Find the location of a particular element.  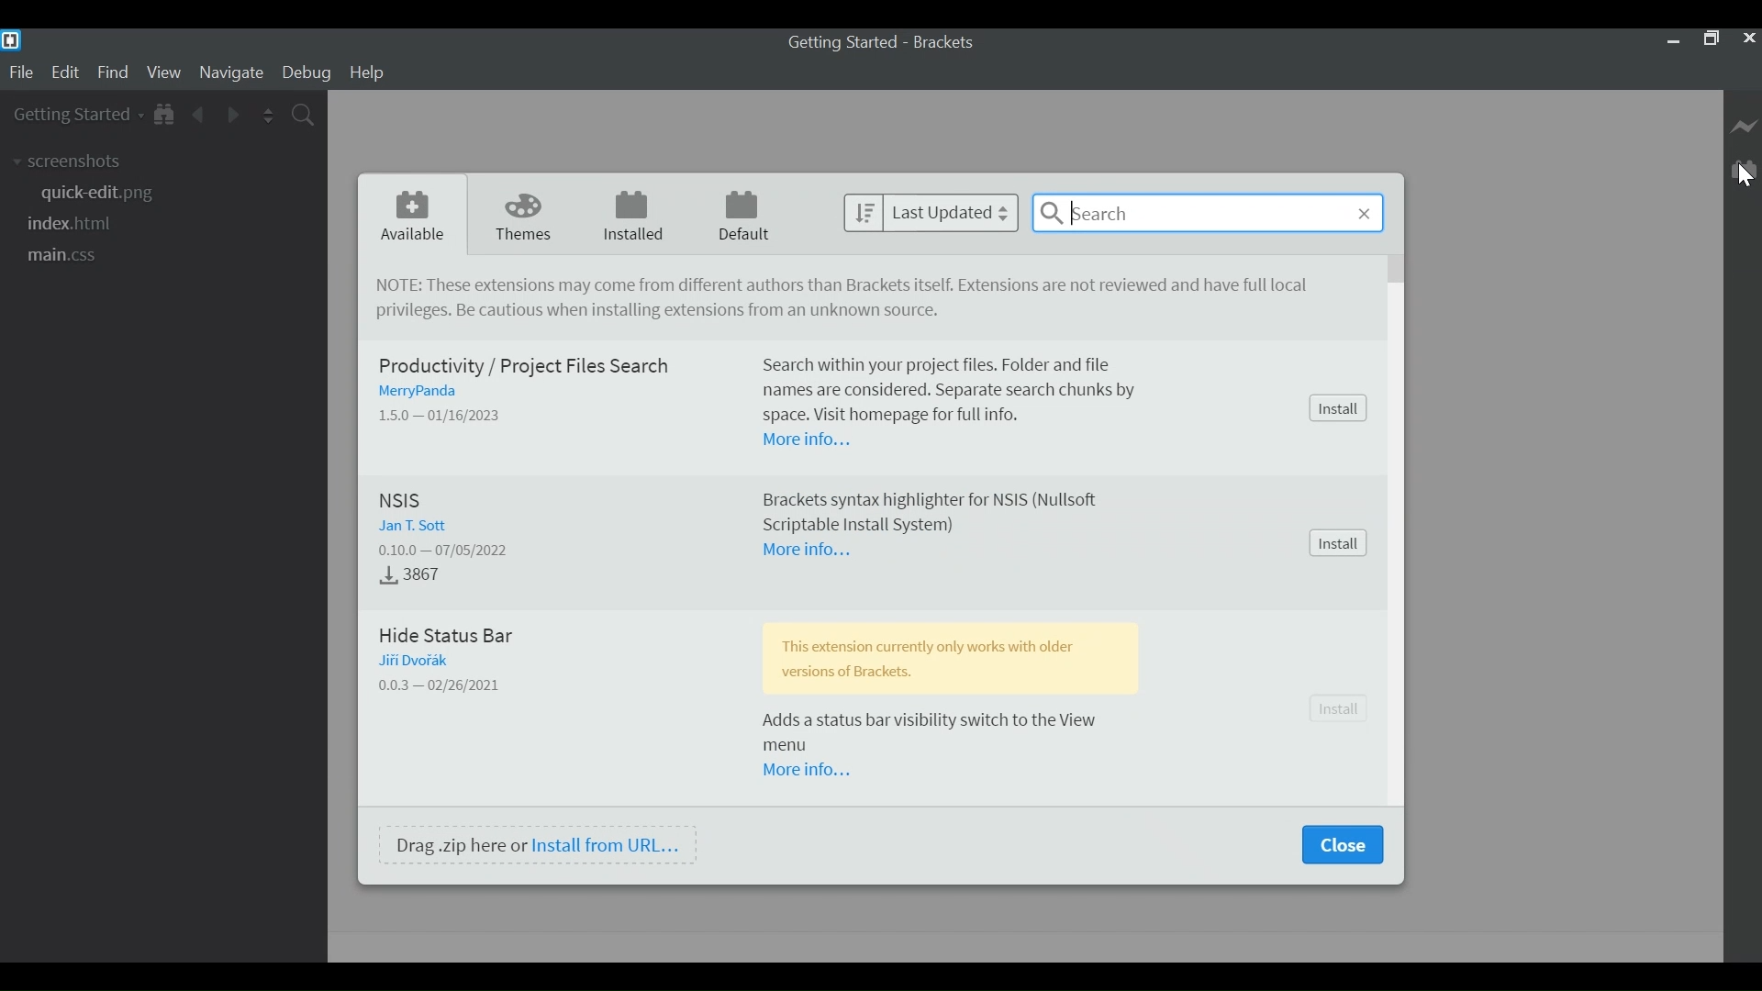

Available is located at coordinates (414, 213).